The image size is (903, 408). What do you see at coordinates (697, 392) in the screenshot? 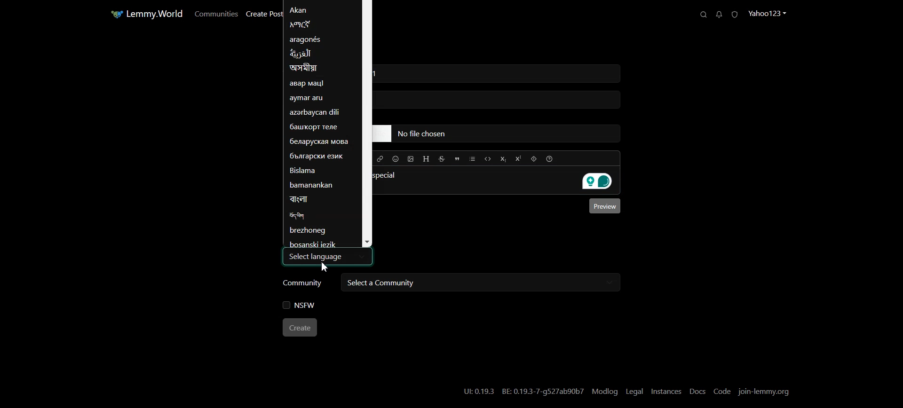
I see `Docs` at bounding box center [697, 392].